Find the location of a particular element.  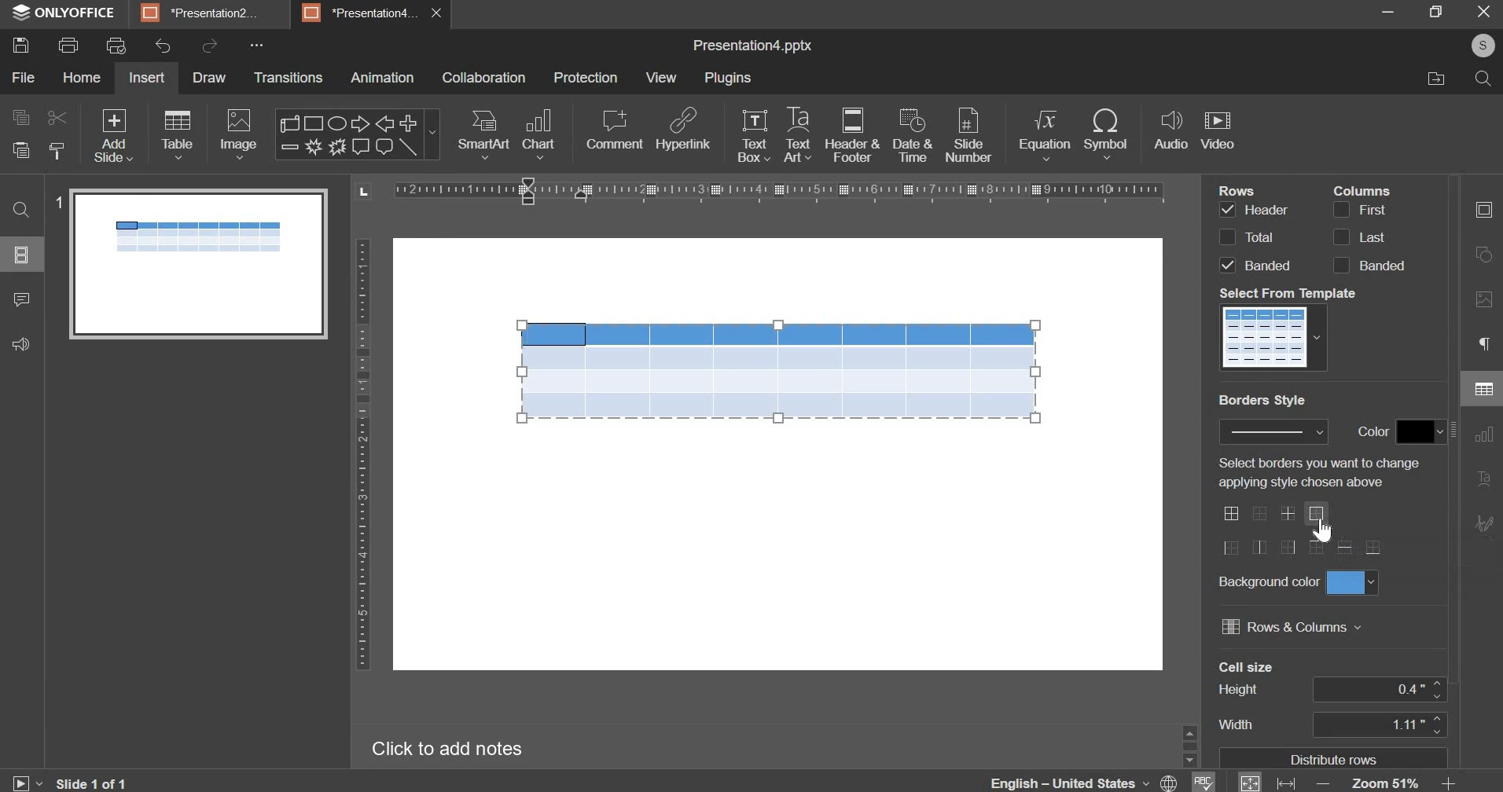

last is located at coordinates (1363, 237).